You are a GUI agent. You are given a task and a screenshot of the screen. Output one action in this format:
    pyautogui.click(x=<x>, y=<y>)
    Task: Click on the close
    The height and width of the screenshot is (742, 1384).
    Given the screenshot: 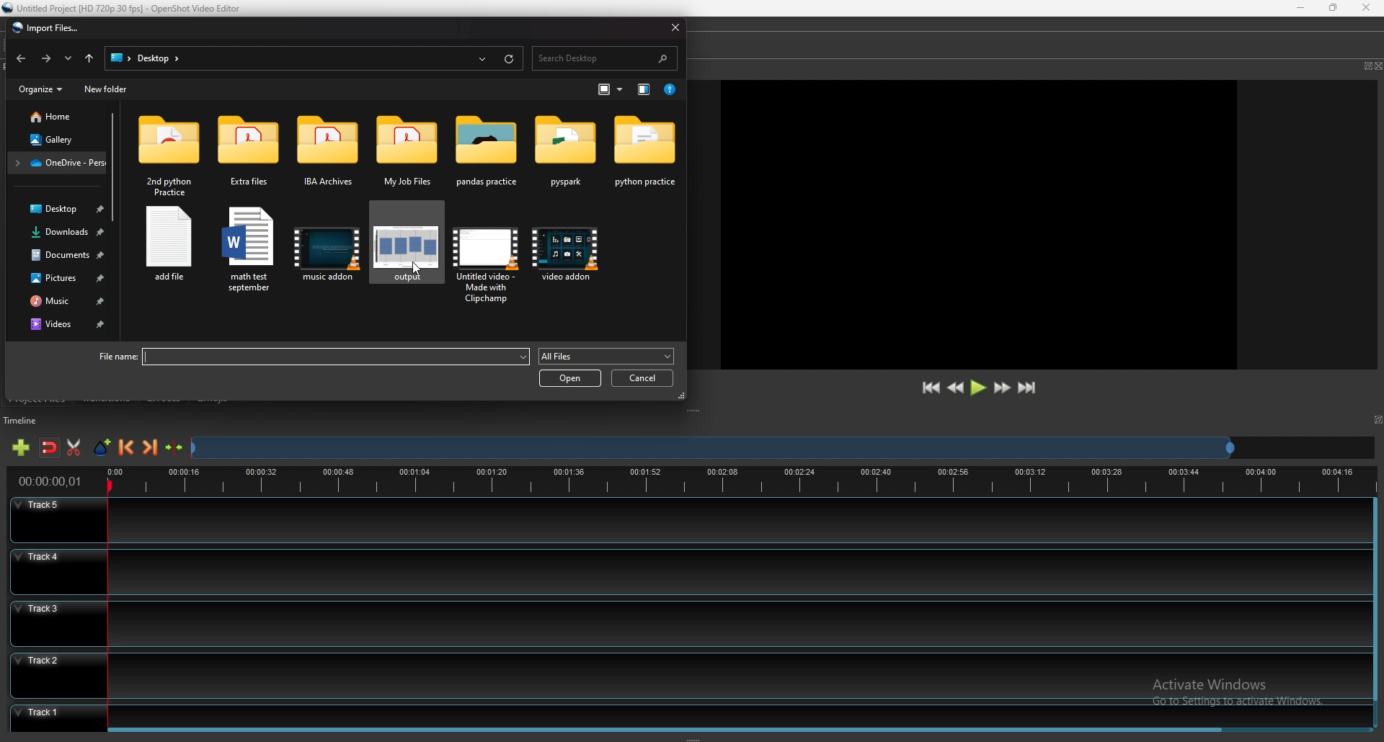 What is the action you would take?
    pyautogui.click(x=1379, y=66)
    